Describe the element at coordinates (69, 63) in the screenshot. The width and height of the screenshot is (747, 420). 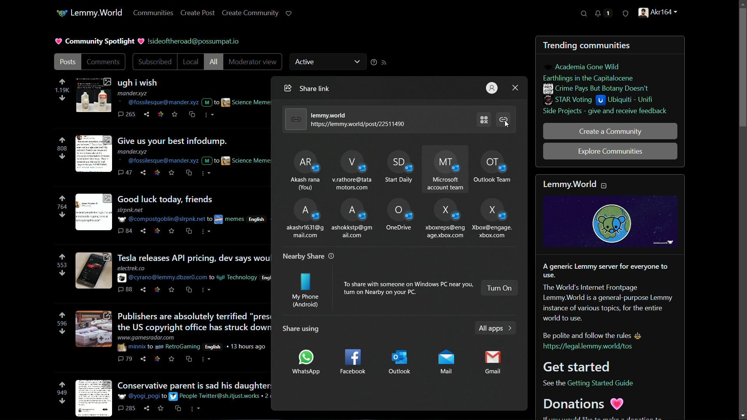
I see `posts` at that location.